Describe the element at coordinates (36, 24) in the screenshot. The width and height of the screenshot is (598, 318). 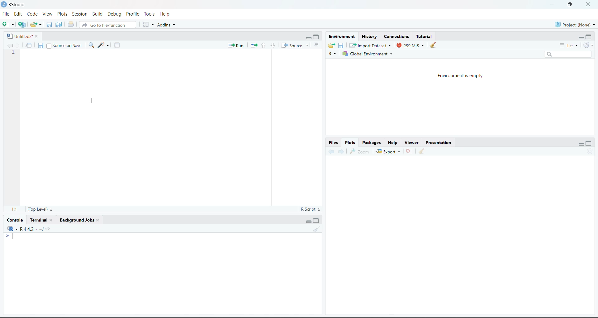
I see `Open an existing file (Ctrl + O)` at that location.